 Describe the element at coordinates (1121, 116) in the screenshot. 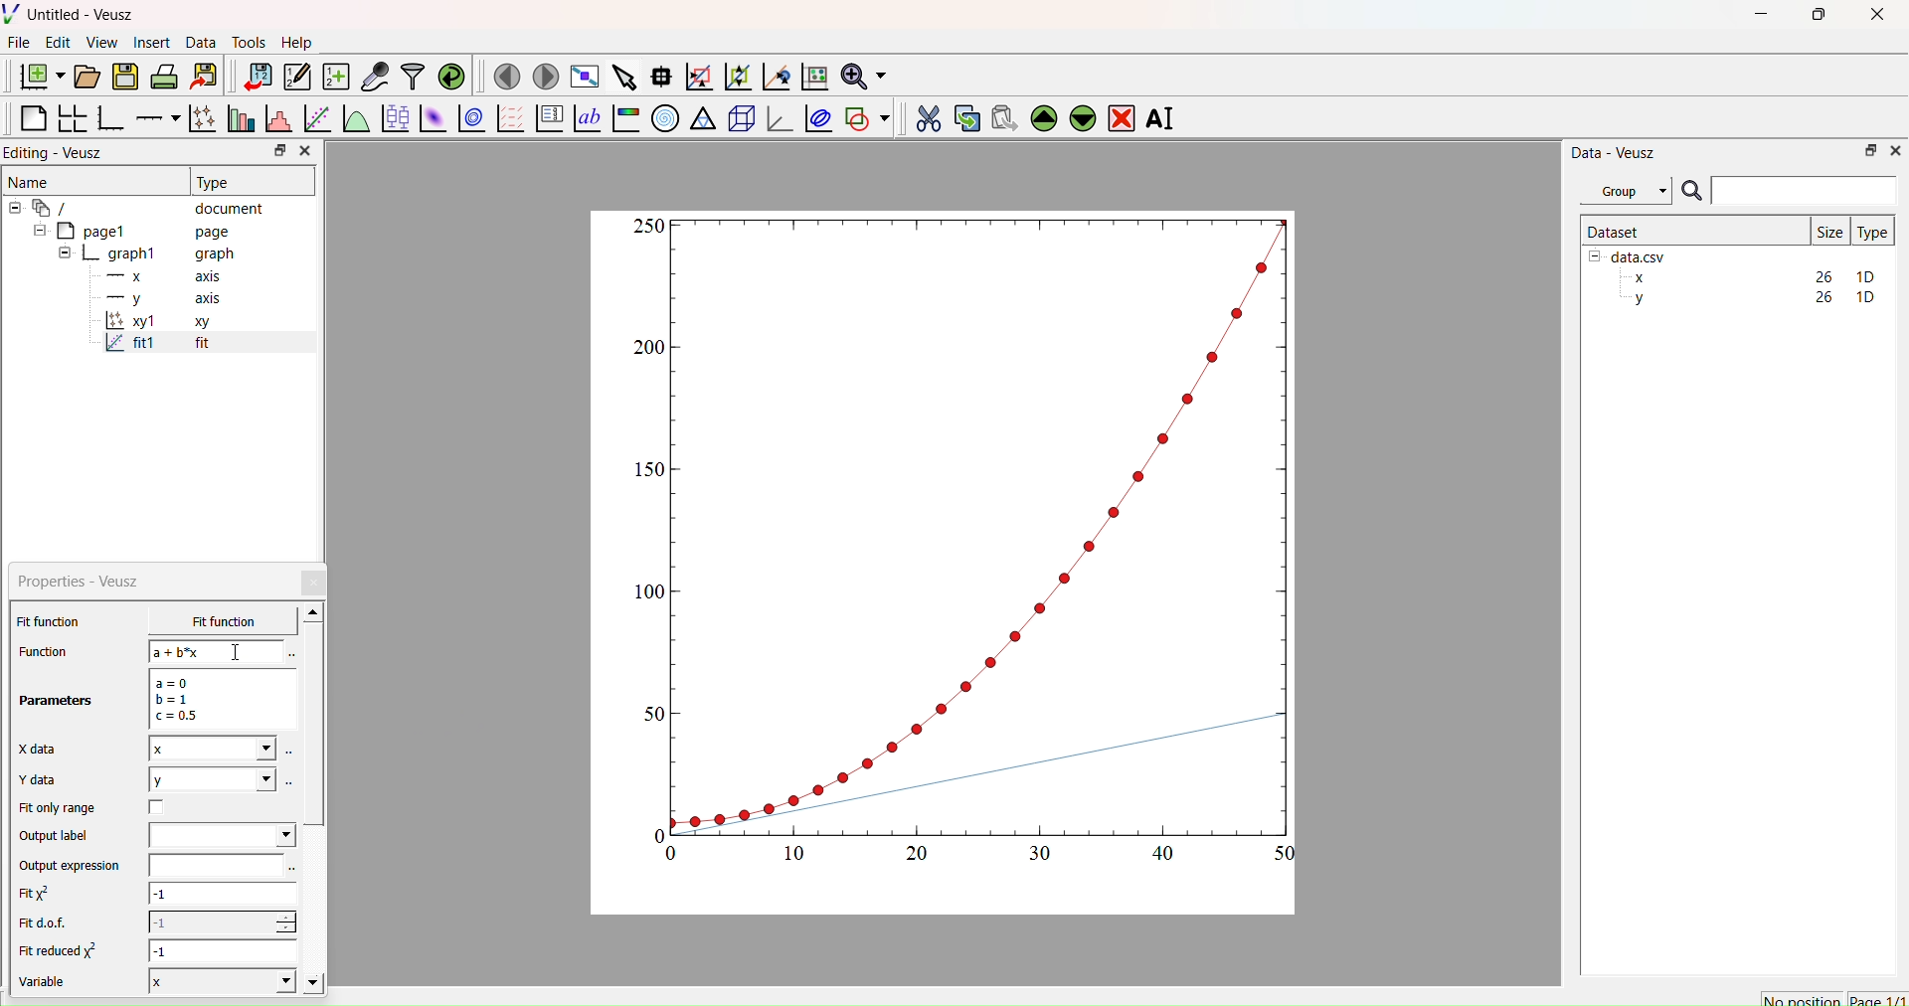

I see `Remove` at that location.